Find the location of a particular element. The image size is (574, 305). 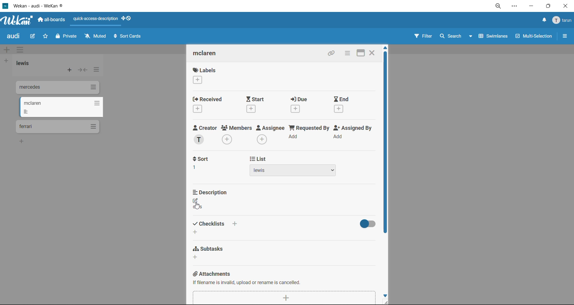

menu is located at coordinates (563, 21).